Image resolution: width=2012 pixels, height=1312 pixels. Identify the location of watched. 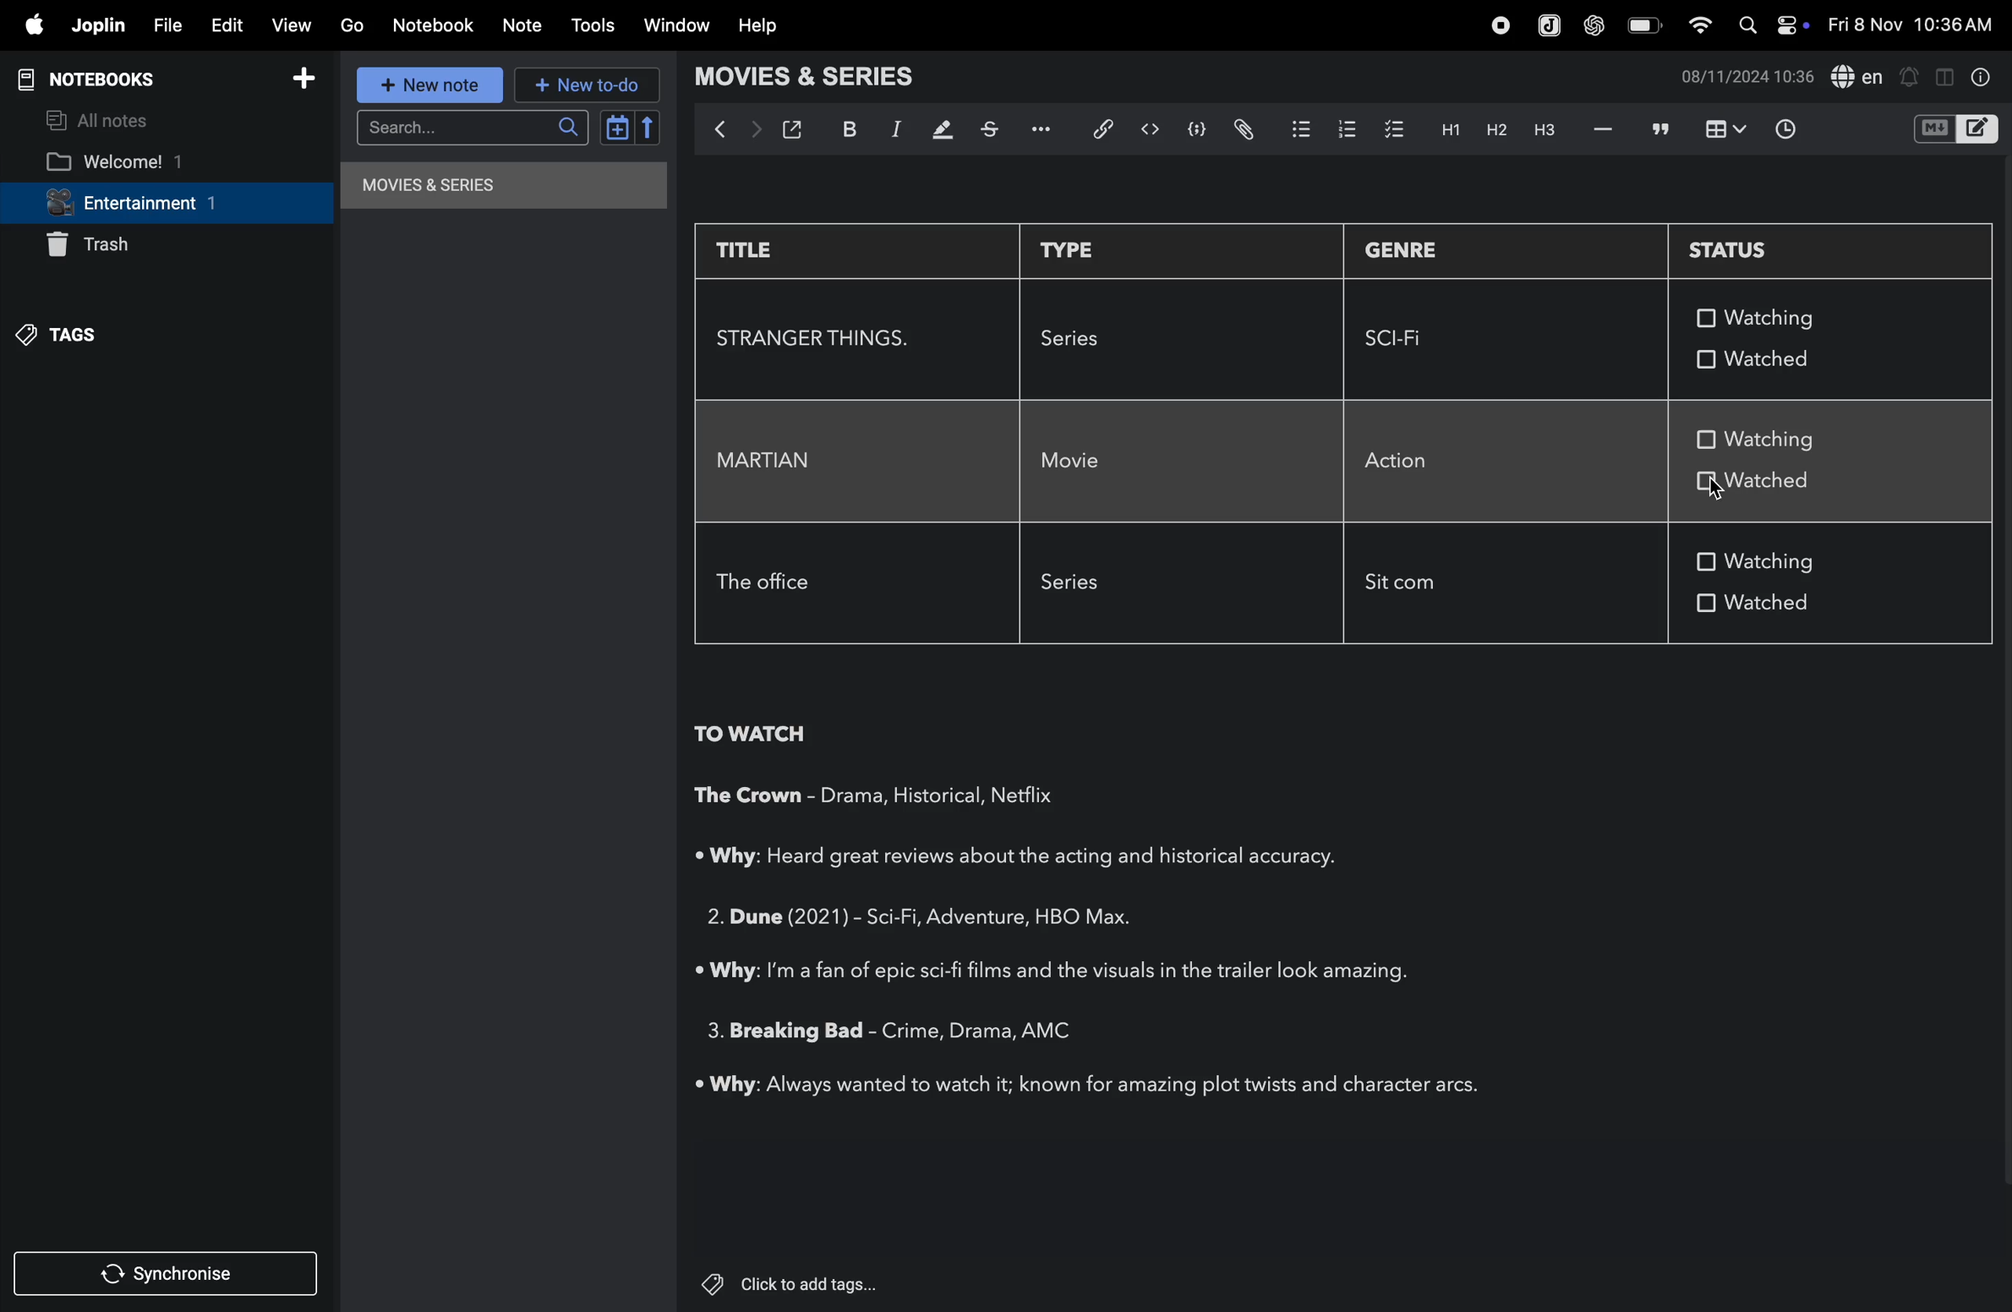
(1810, 608).